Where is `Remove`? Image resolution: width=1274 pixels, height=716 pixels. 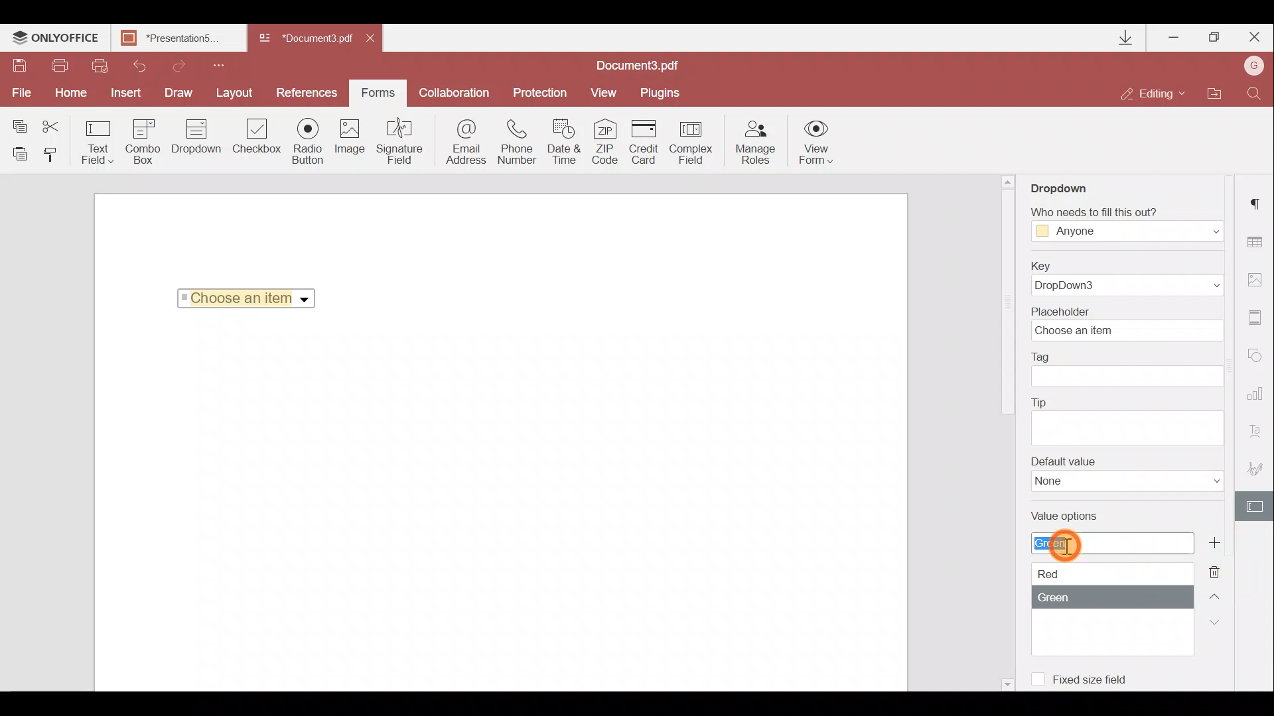
Remove is located at coordinates (1218, 568).